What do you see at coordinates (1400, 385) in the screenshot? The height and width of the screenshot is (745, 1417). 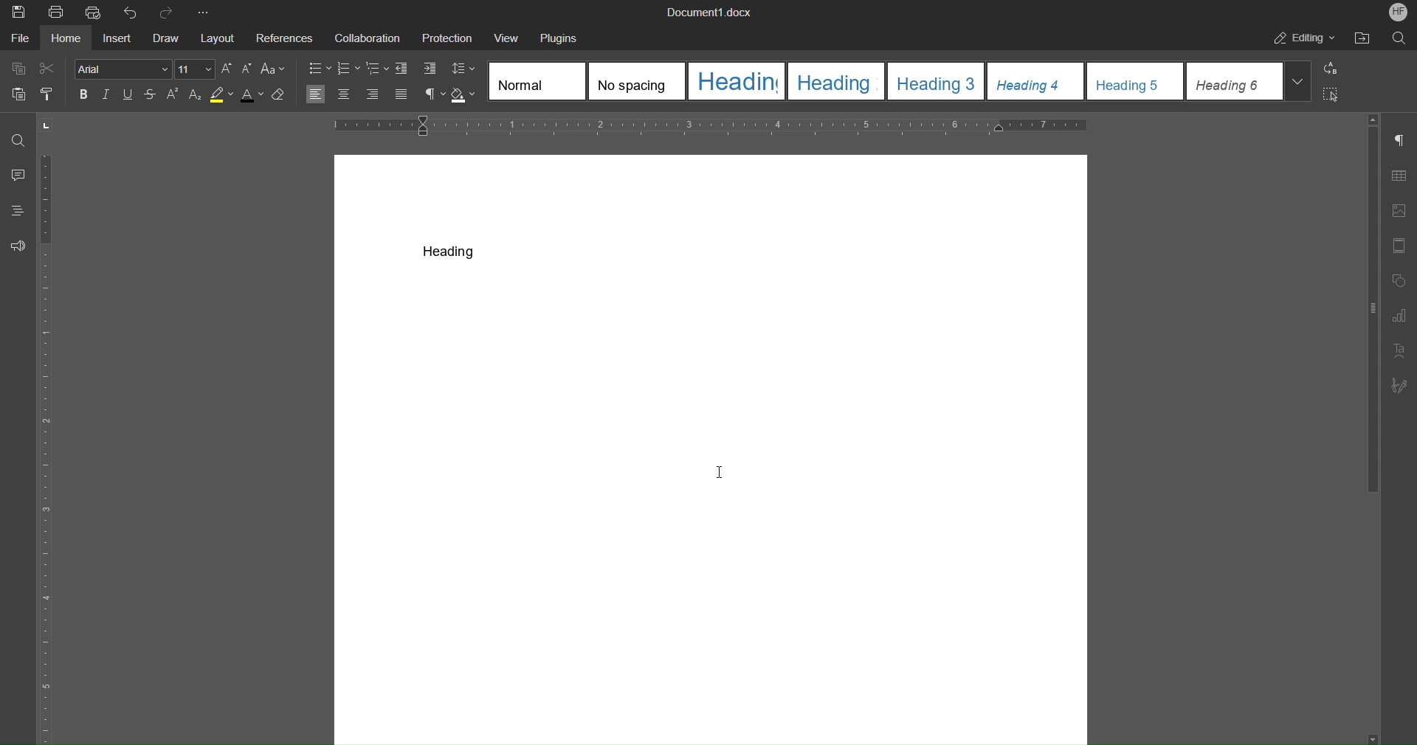 I see `Signature` at bounding box center [1400, 385].